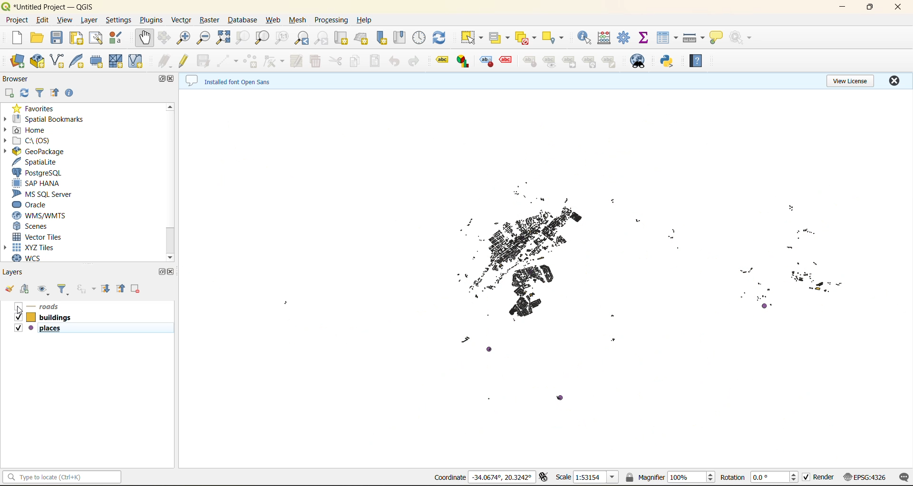 This screenshot has height=486, width=913. Describe the element at coordinates (902, 477) in the screenshot. I see `log messages` at that location.